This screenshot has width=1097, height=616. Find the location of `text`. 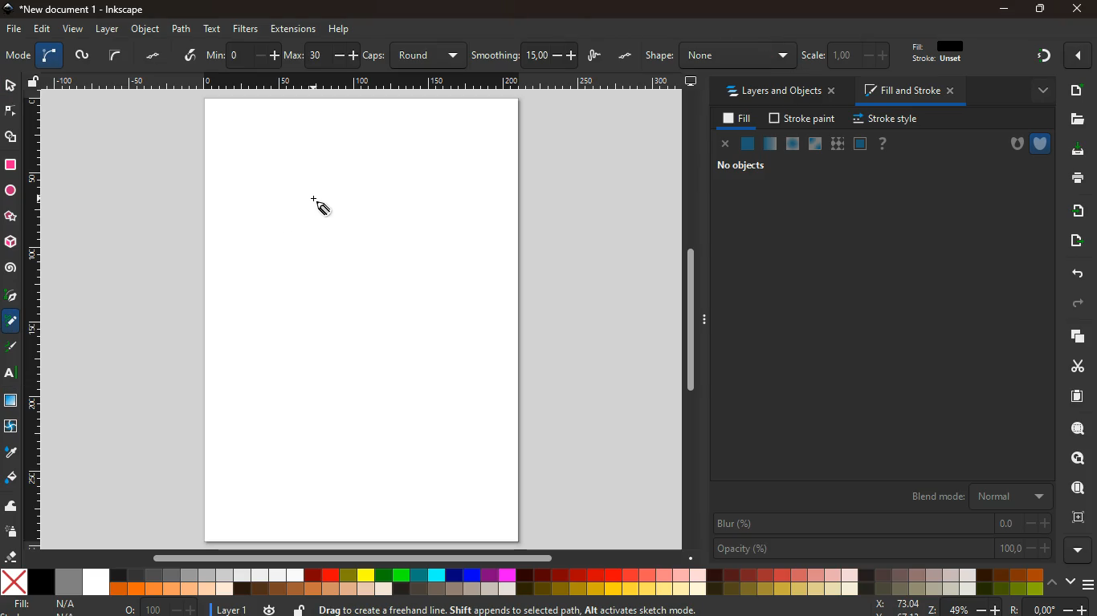

text is located at coordinates (11, 375).